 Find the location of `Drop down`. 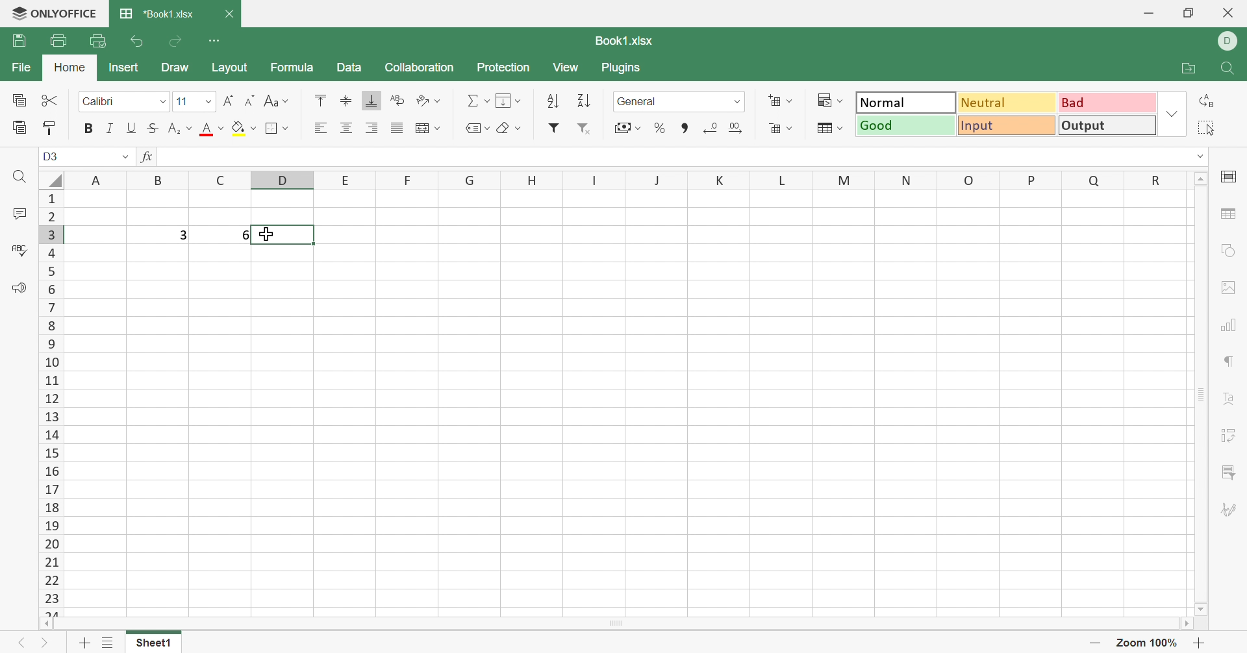

Drop down is located at coordinates (127, 157).